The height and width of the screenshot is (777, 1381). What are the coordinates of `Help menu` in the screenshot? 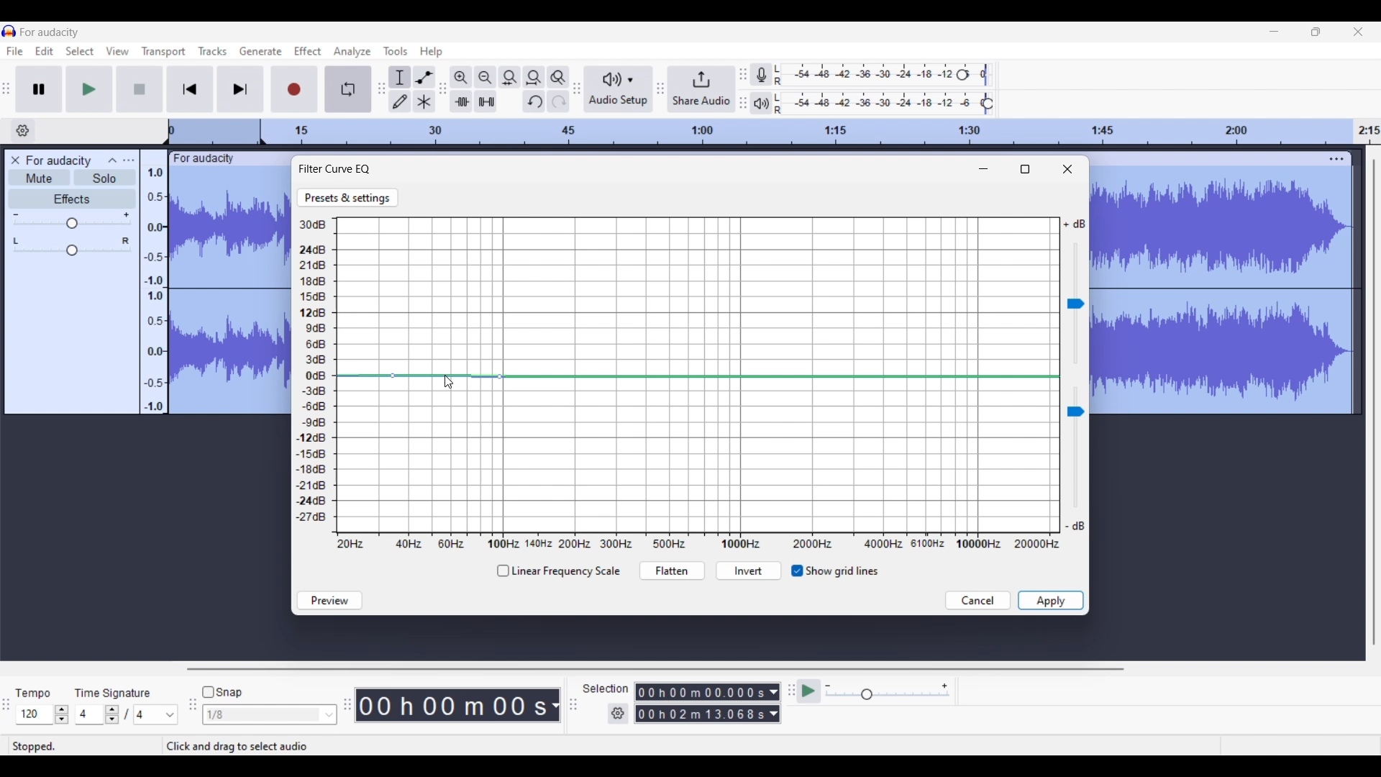 It's located at (431, 52).